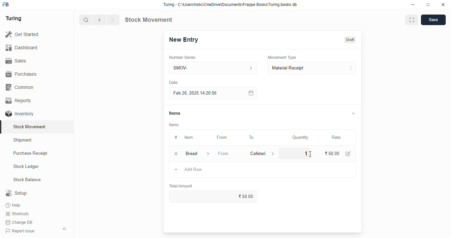 This screenshot has height=238, width=451. What do you see at coordinates (252, 138) in the screenshot?
I see `to` at bounding box center [252, 138].